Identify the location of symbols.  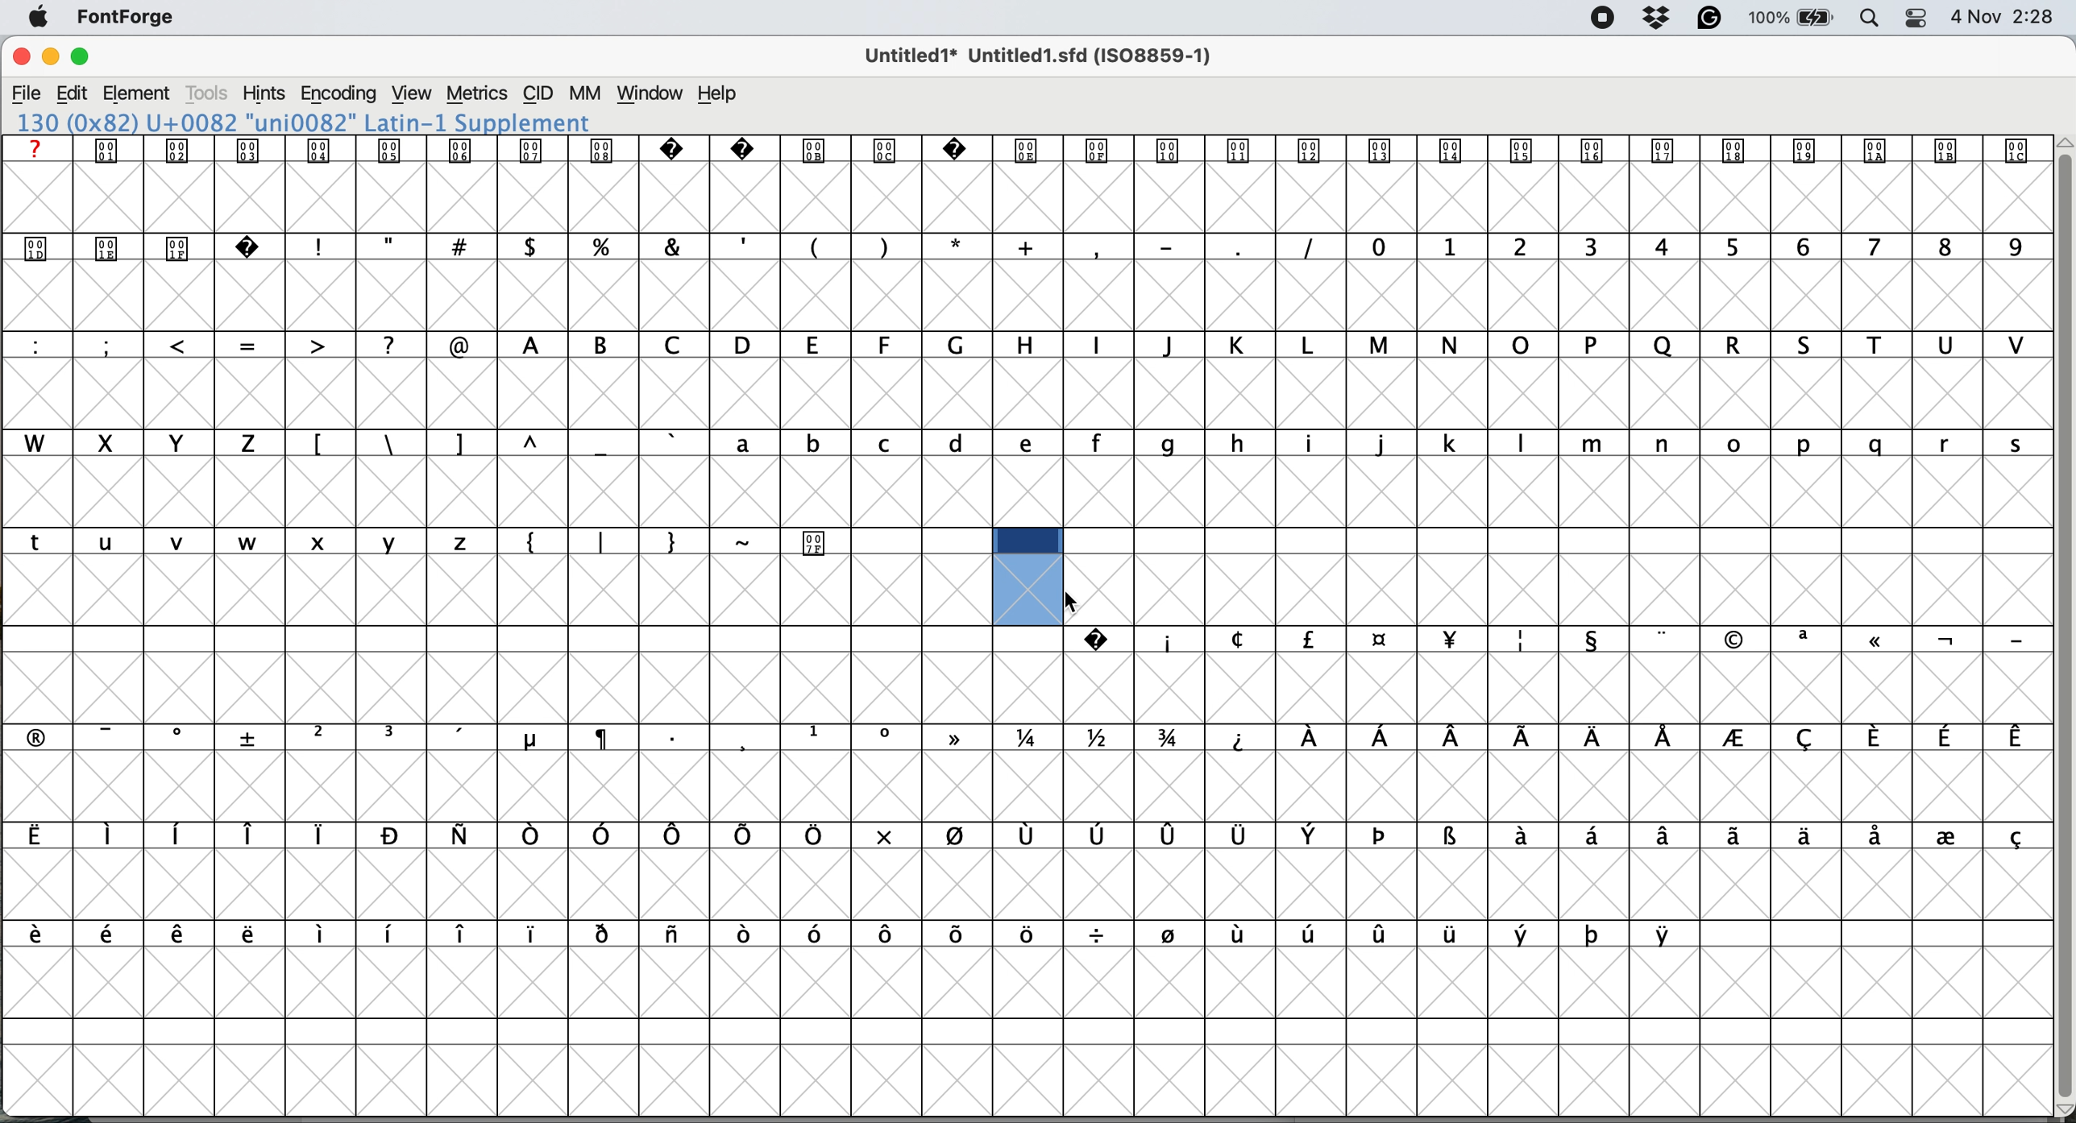
(1023, 834).